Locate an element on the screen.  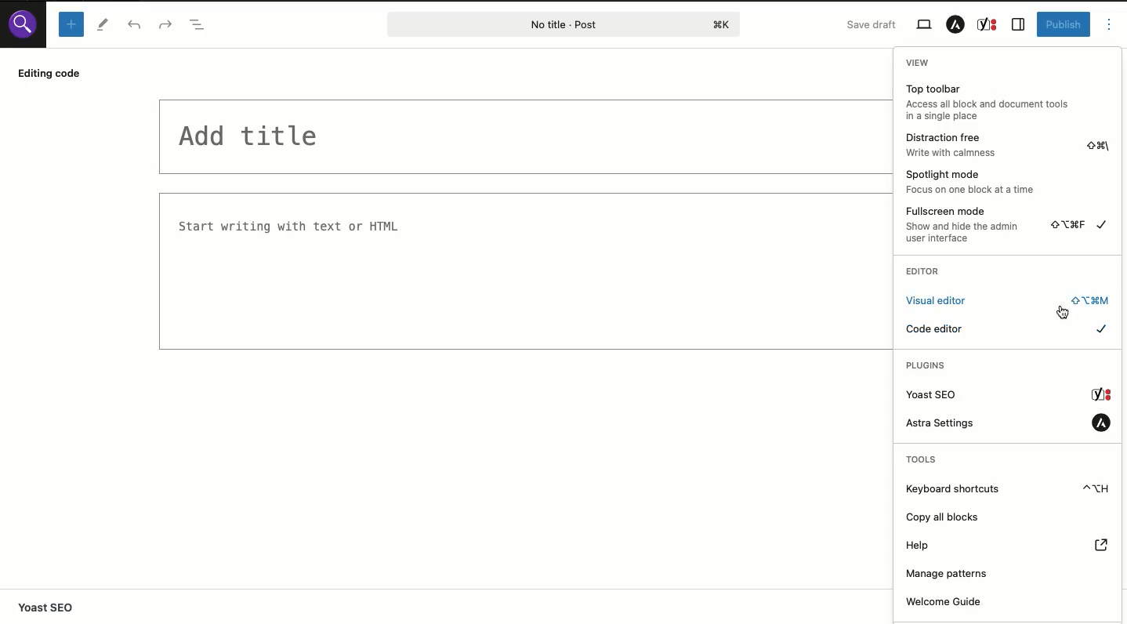
Code editor is located at coordinates (847, 221).